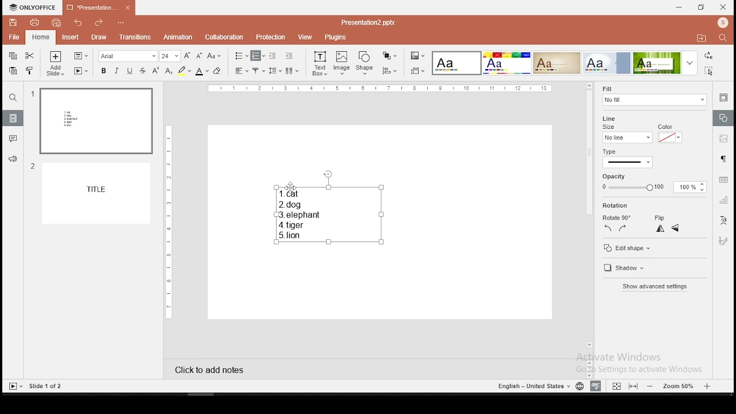 The width and height of the screenshot is (736, 414). I want to click on start slideshow, so click(81, 71).